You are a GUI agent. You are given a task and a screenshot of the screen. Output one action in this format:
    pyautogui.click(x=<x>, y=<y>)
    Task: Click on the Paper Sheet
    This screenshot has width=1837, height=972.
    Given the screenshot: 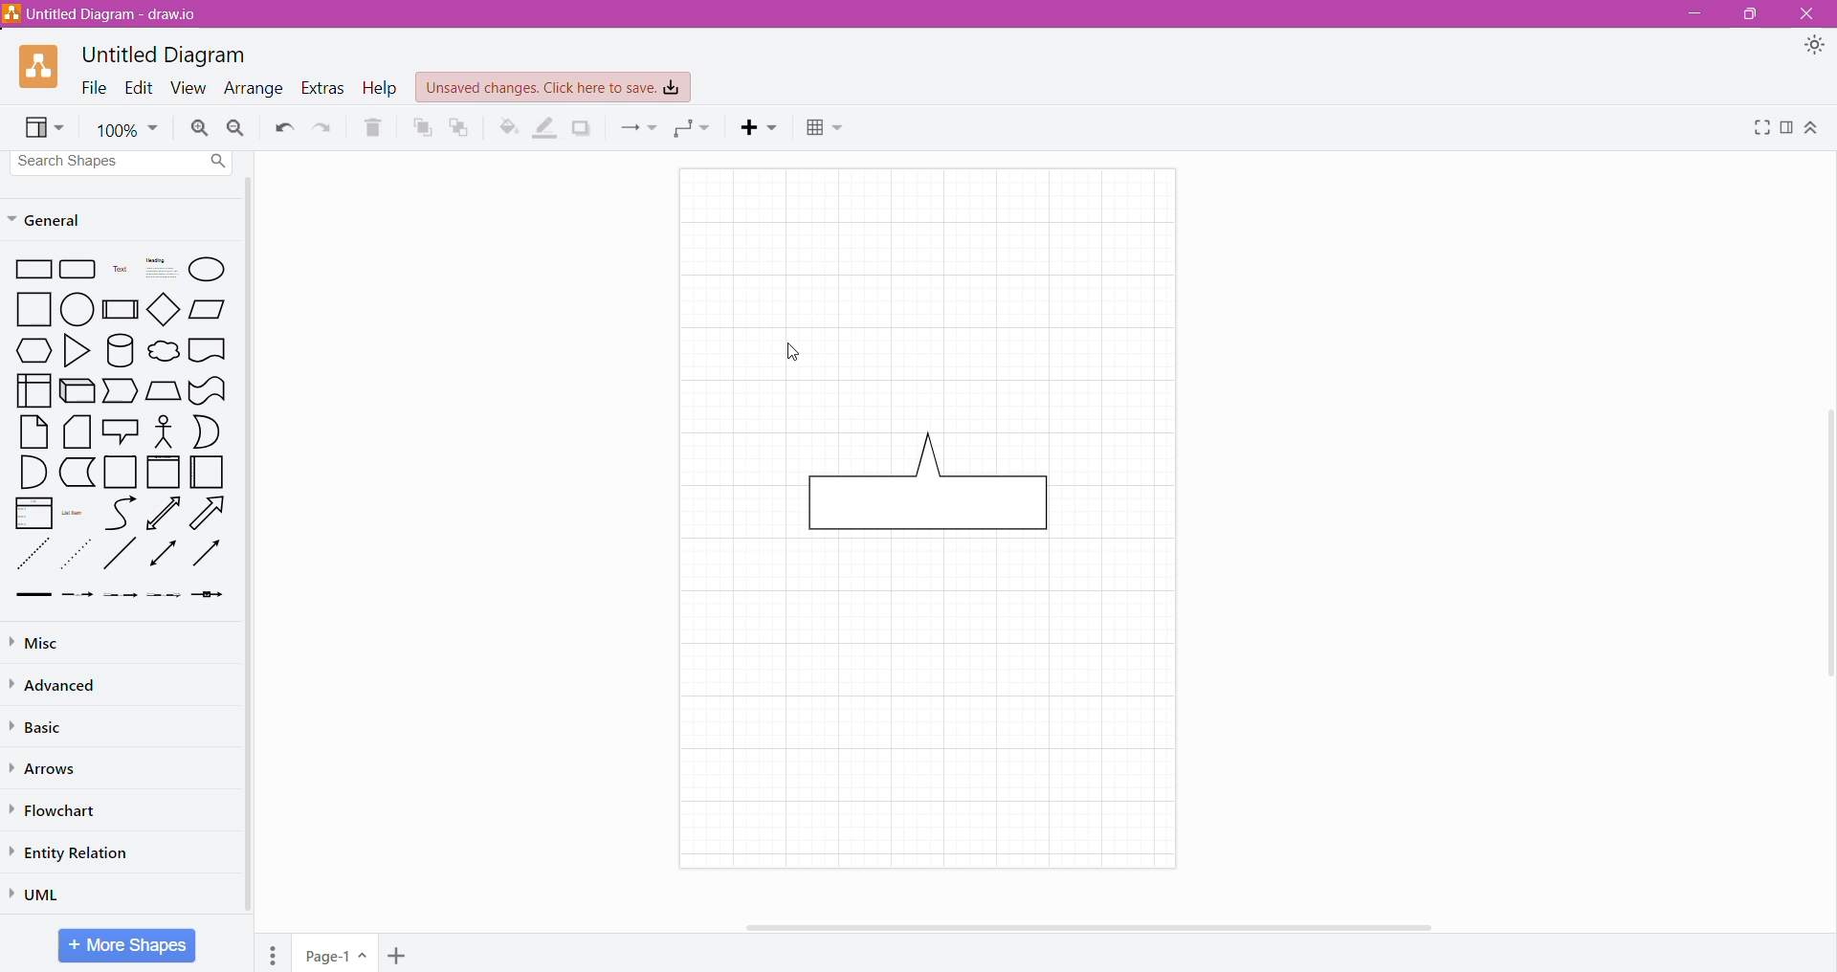 What is the action you would take?
    pyautogui.click(x=34, y=431)
    